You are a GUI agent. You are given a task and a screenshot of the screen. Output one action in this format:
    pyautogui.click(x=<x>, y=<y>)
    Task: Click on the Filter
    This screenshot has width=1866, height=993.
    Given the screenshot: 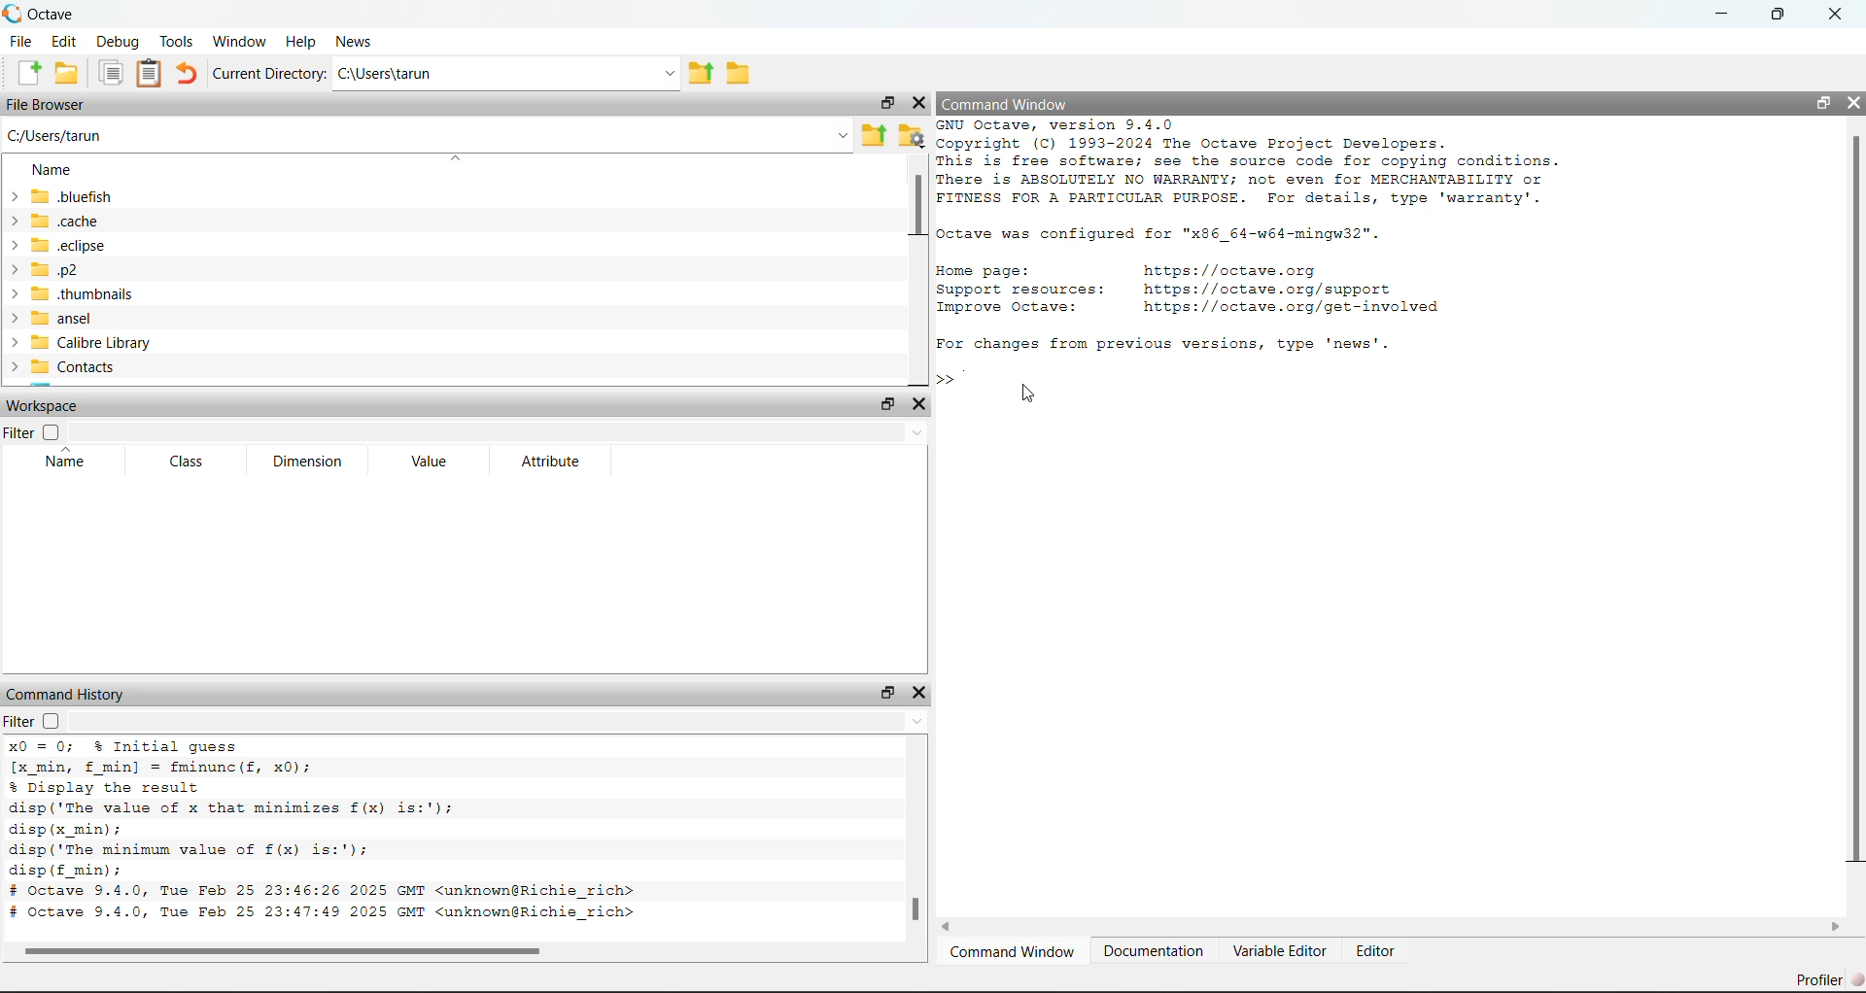 What is the action you would take?
    pyautogui.click(x=41, y=432)
    